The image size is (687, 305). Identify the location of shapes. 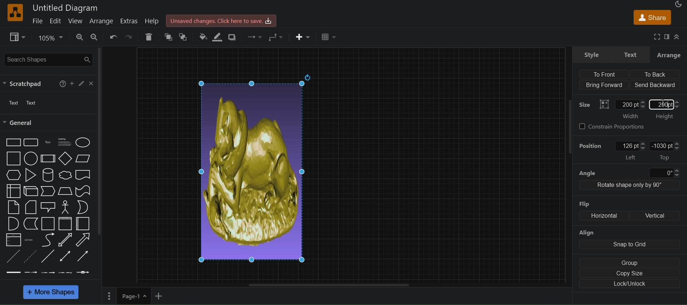
(52, 207).